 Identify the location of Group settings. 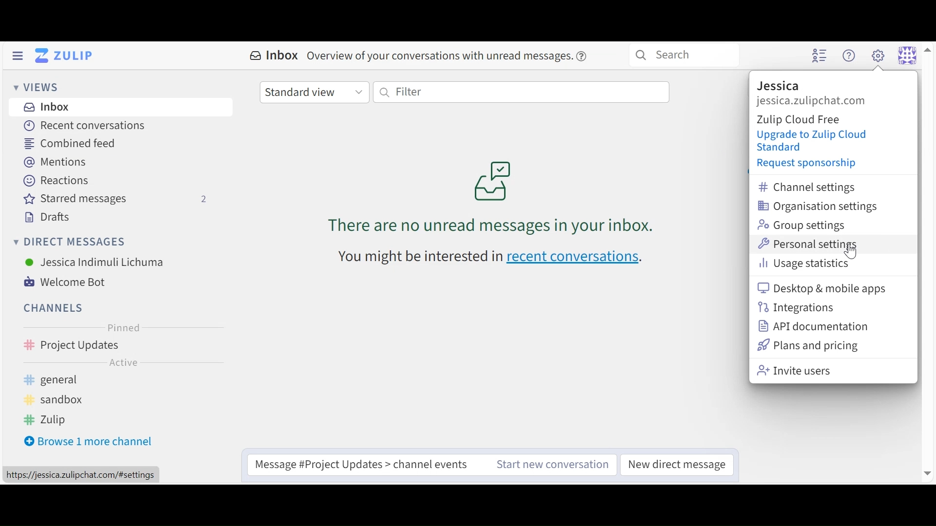
(805, 226).